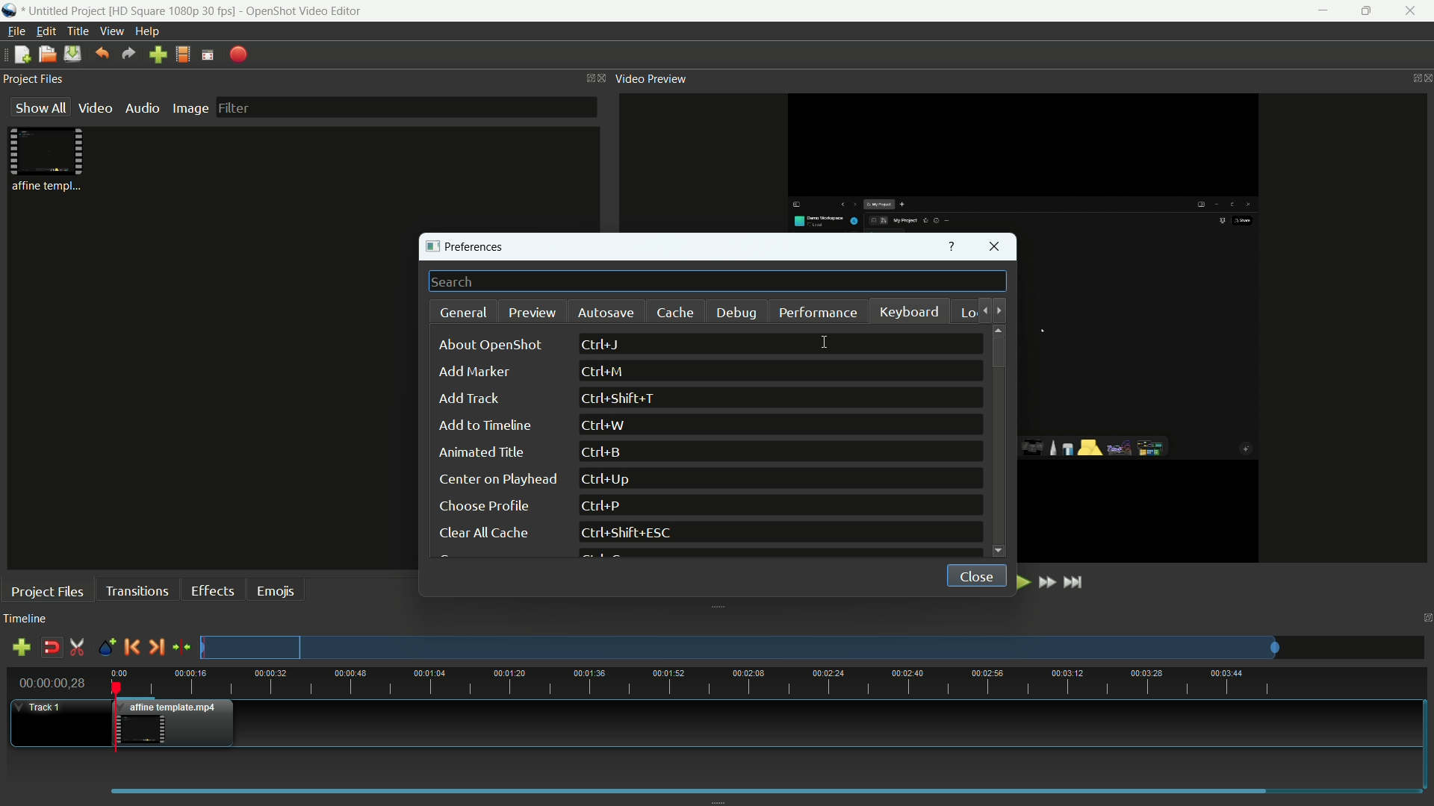 Image resolution: width=1434 pixels, height=806 pixels. What do you see at coordinates (183, 54) in the screenshot?
I see `profile` at bounding box center [183, 54].